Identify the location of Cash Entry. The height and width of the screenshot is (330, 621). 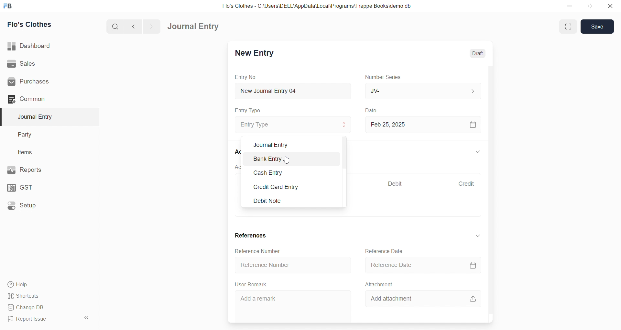
(289, 174).